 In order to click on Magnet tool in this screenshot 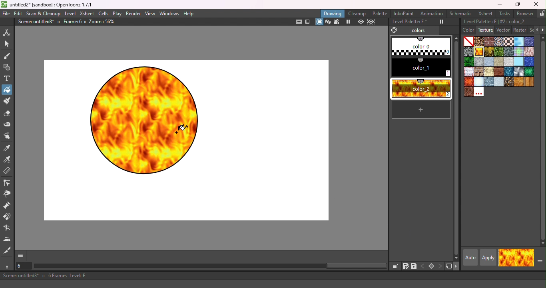, I will do `click(7, 217)`.